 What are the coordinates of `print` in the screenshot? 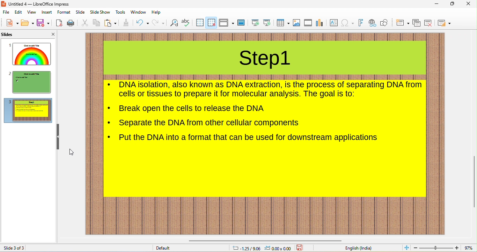 It's located at (70, 23).